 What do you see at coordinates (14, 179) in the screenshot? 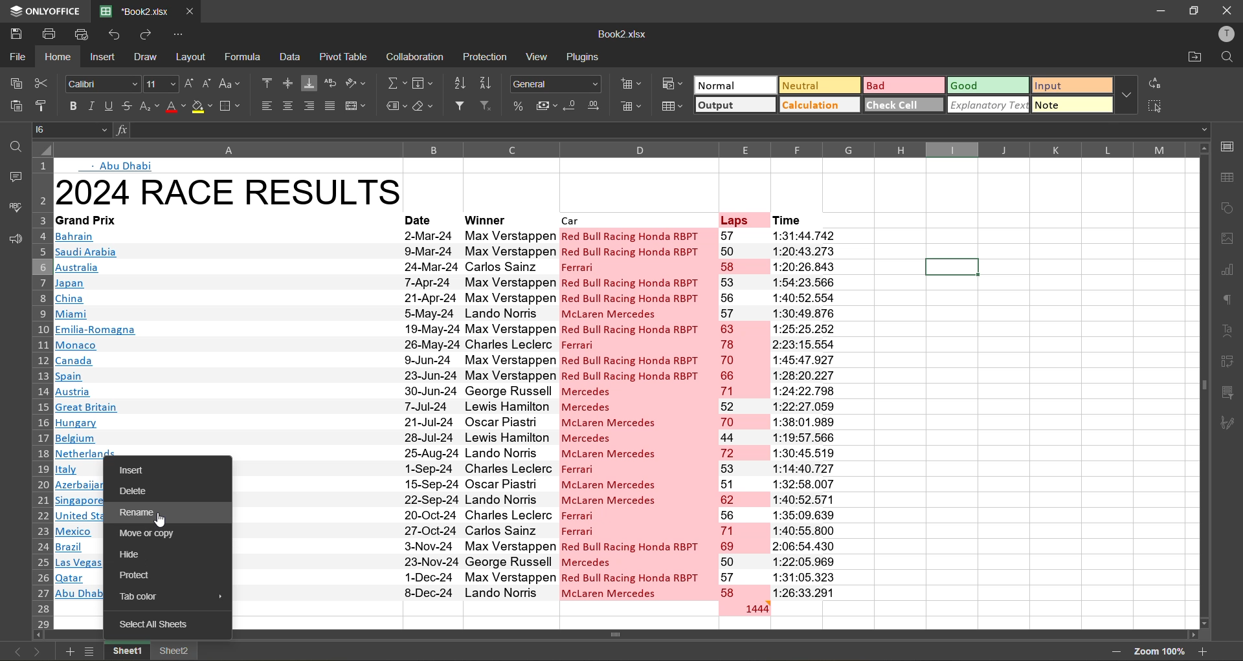
I see `comments` at bounding box center [14, 179].